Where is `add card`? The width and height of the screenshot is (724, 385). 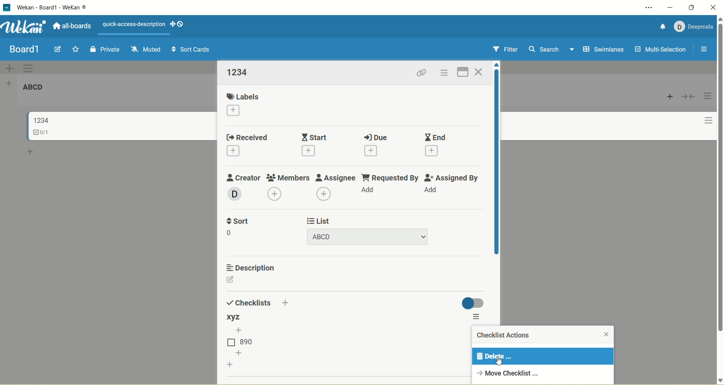
add card is located at coordinates (30, 151).